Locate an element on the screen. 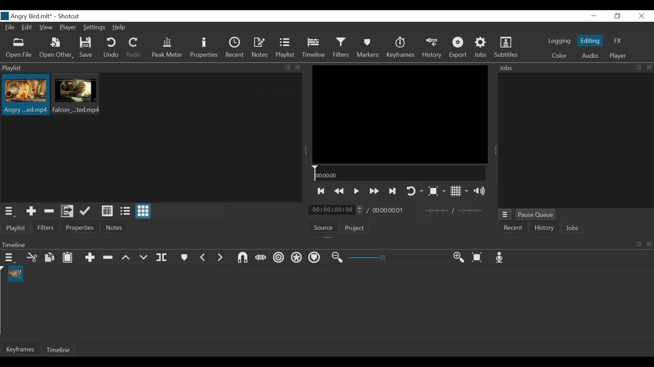 The width and height of the screenshot is (654, 367). Edit is located at coordinates (28, 28).